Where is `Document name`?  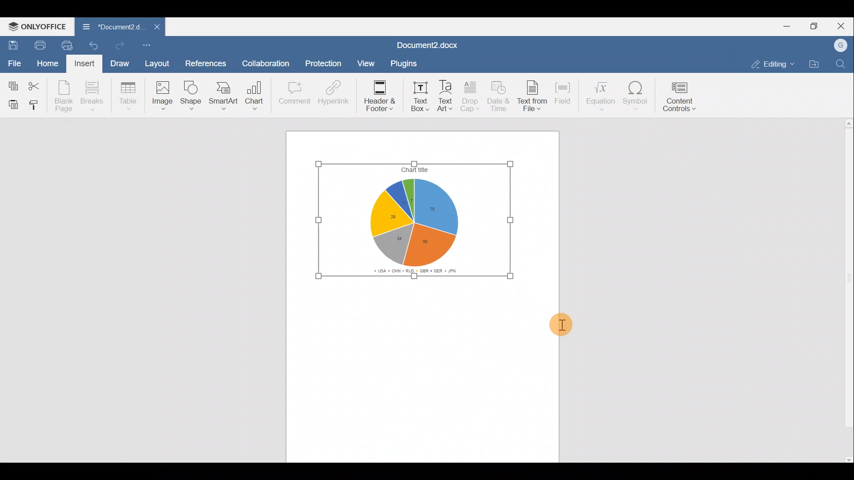 Document name is located at coordinates (110, 28).